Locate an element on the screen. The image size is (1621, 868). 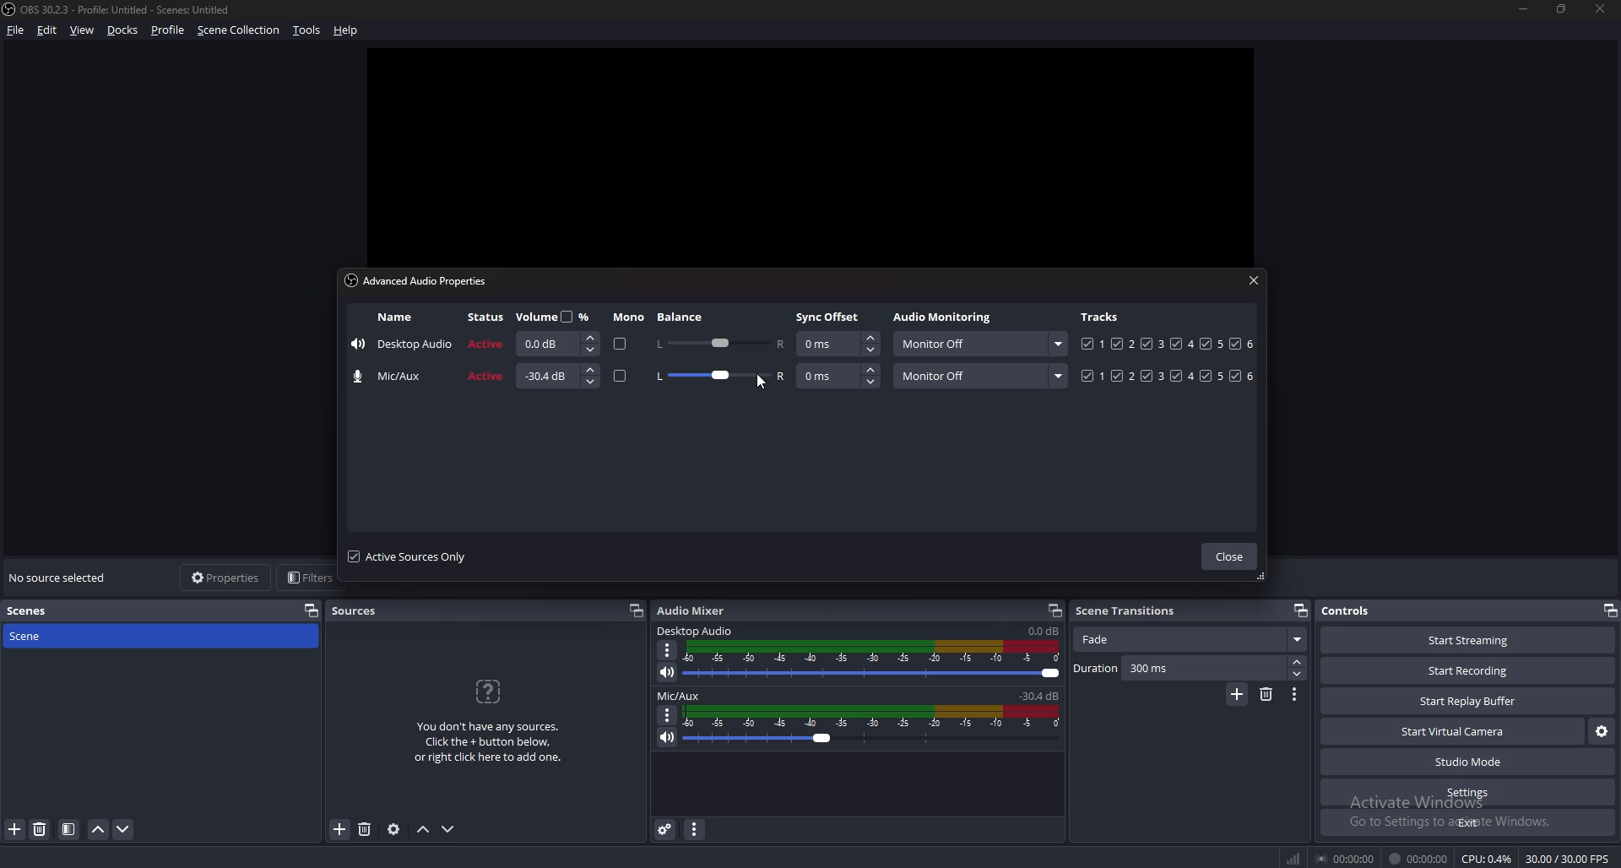
edit is located at coordinates (47, 30).